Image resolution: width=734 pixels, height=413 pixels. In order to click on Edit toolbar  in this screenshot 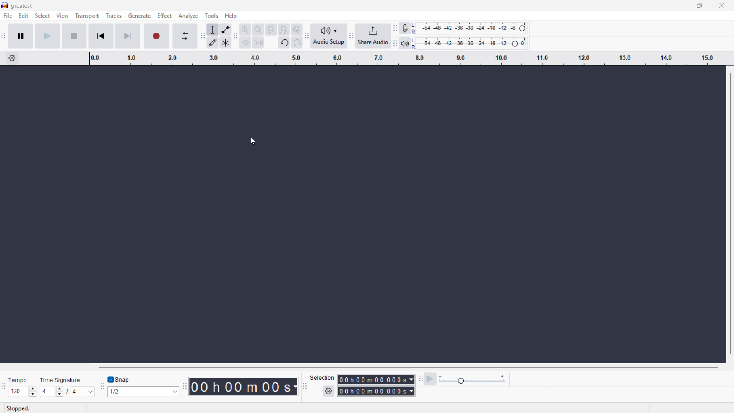, I will do `click(236, 37)`.